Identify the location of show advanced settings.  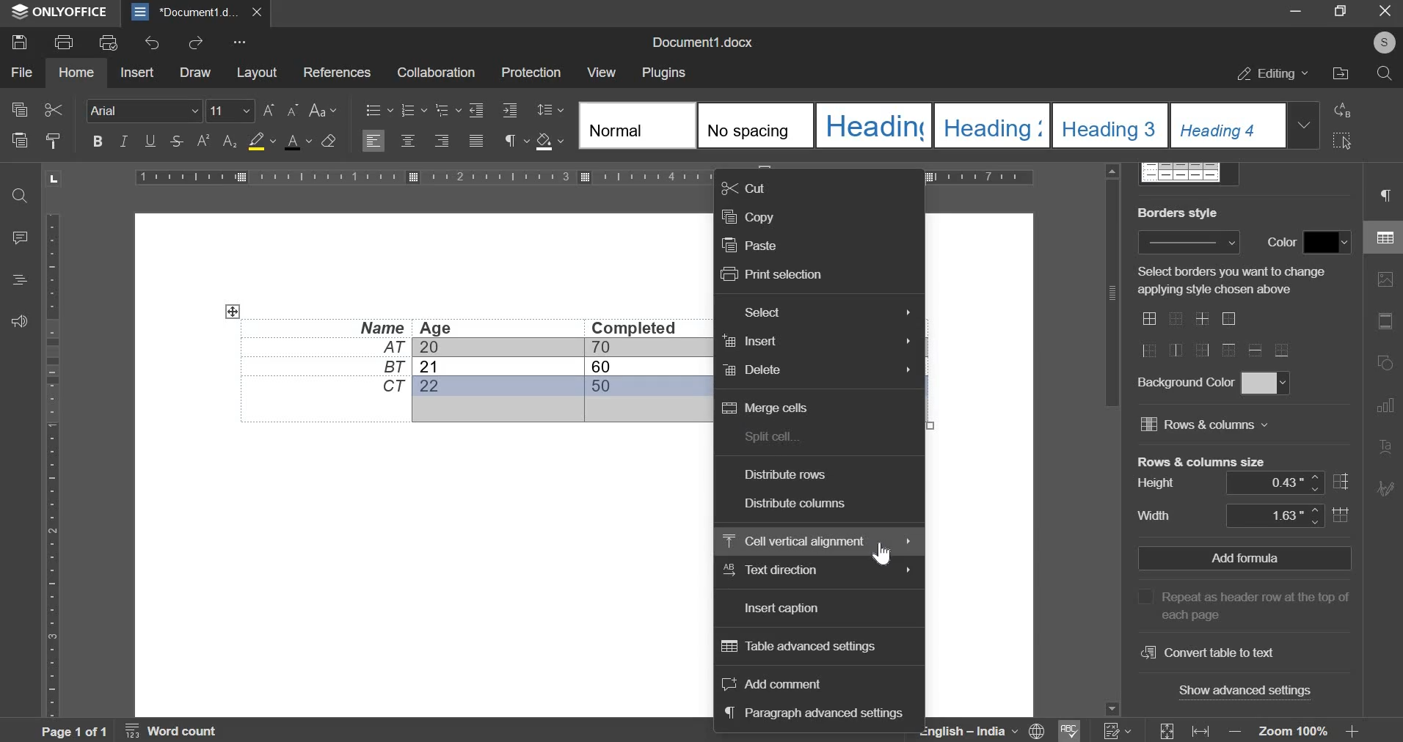
(1242, 691).